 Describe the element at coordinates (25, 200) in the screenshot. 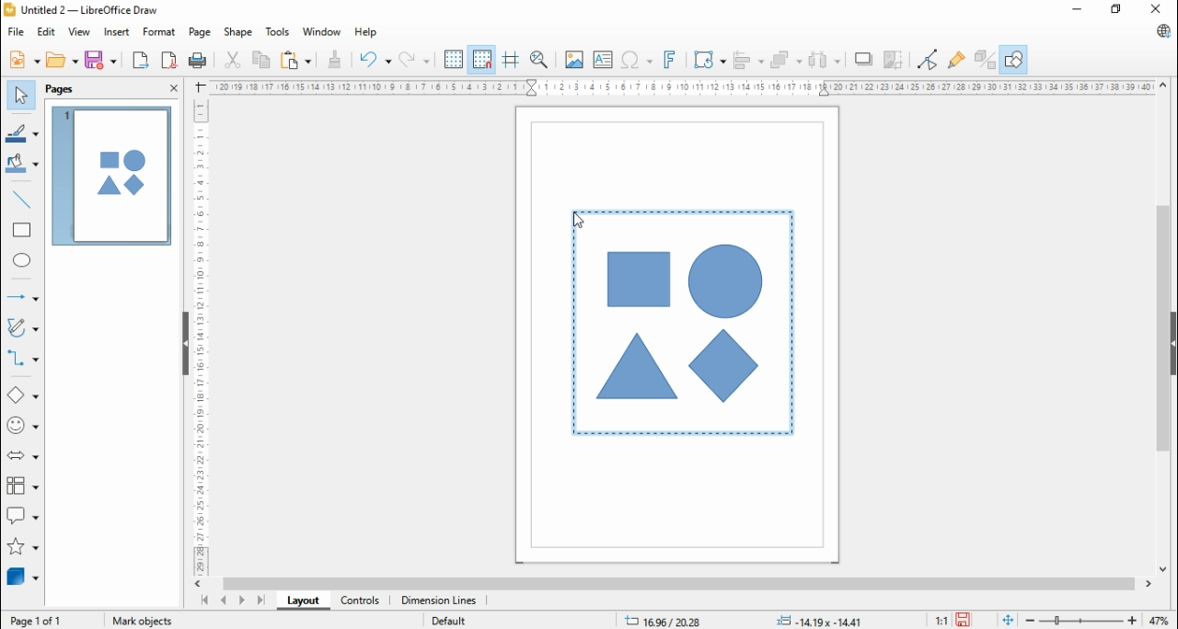

I see `insert line` at that location.